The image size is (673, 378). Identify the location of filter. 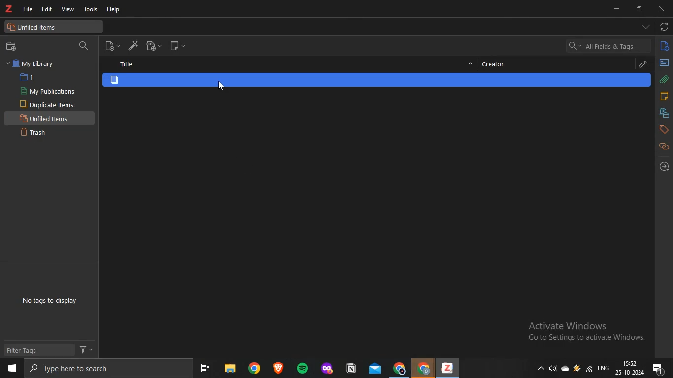
(85, 348).